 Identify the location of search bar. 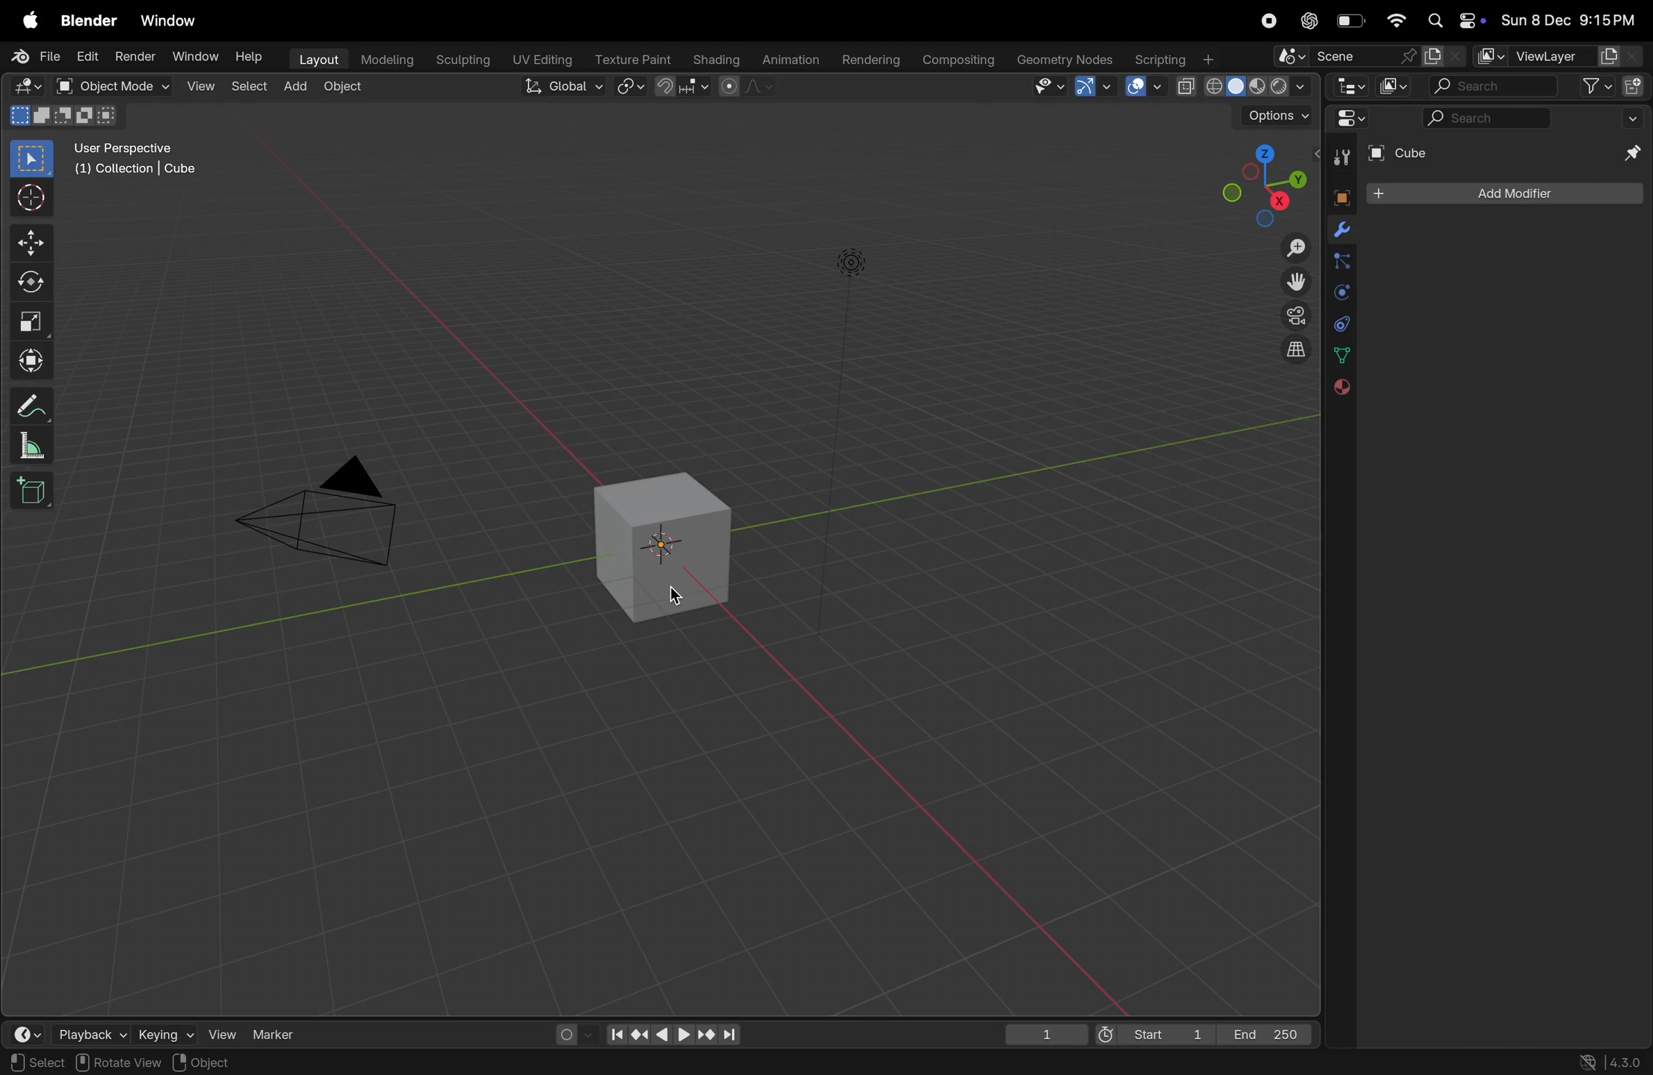
(1491, 87).